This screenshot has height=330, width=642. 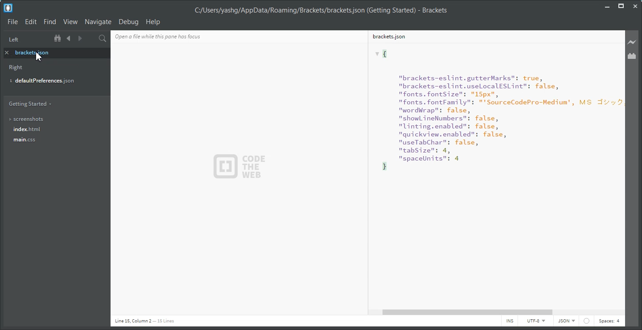 What do you see at coordinates (609, 322) in the screenshot?
I see `Spaces: 4` at bounding box center [609, 322].